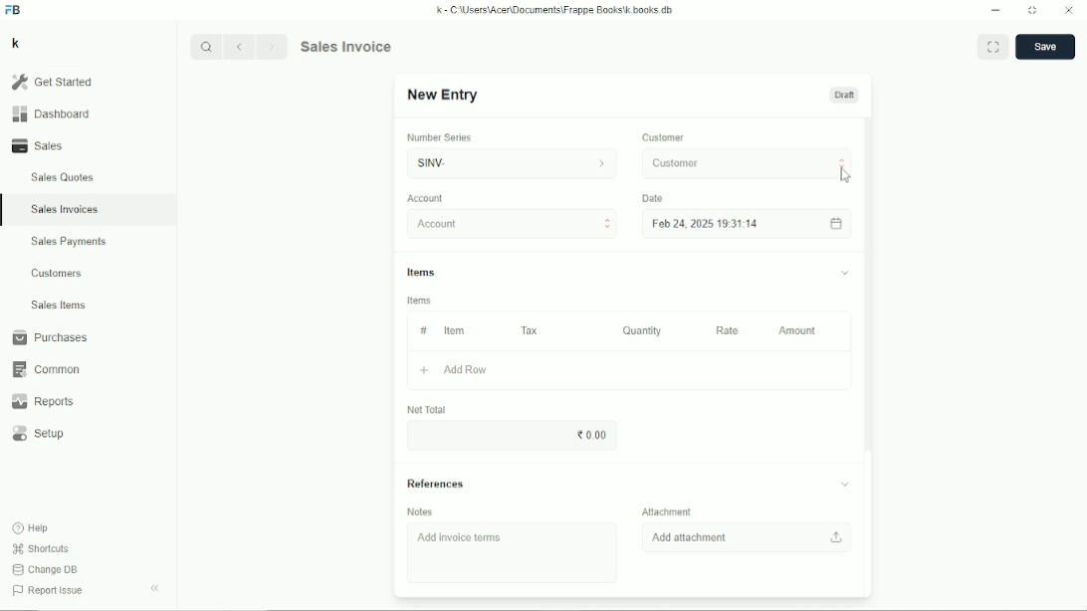 This screenshot has height=611, width=1087. I want to click on Item, so click(454, 330).